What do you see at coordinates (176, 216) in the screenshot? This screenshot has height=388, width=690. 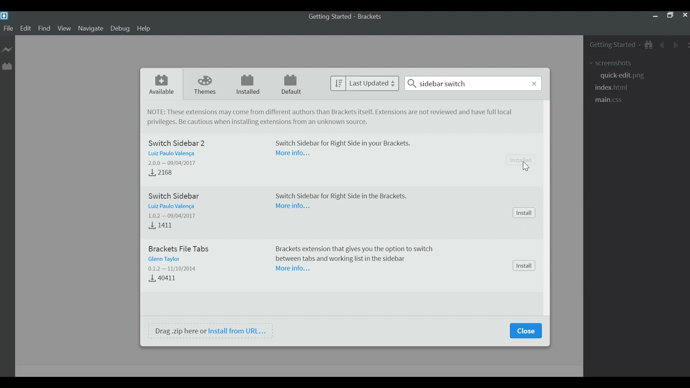 I see `Version - Released Dtae` at bounding box center [176, 216].